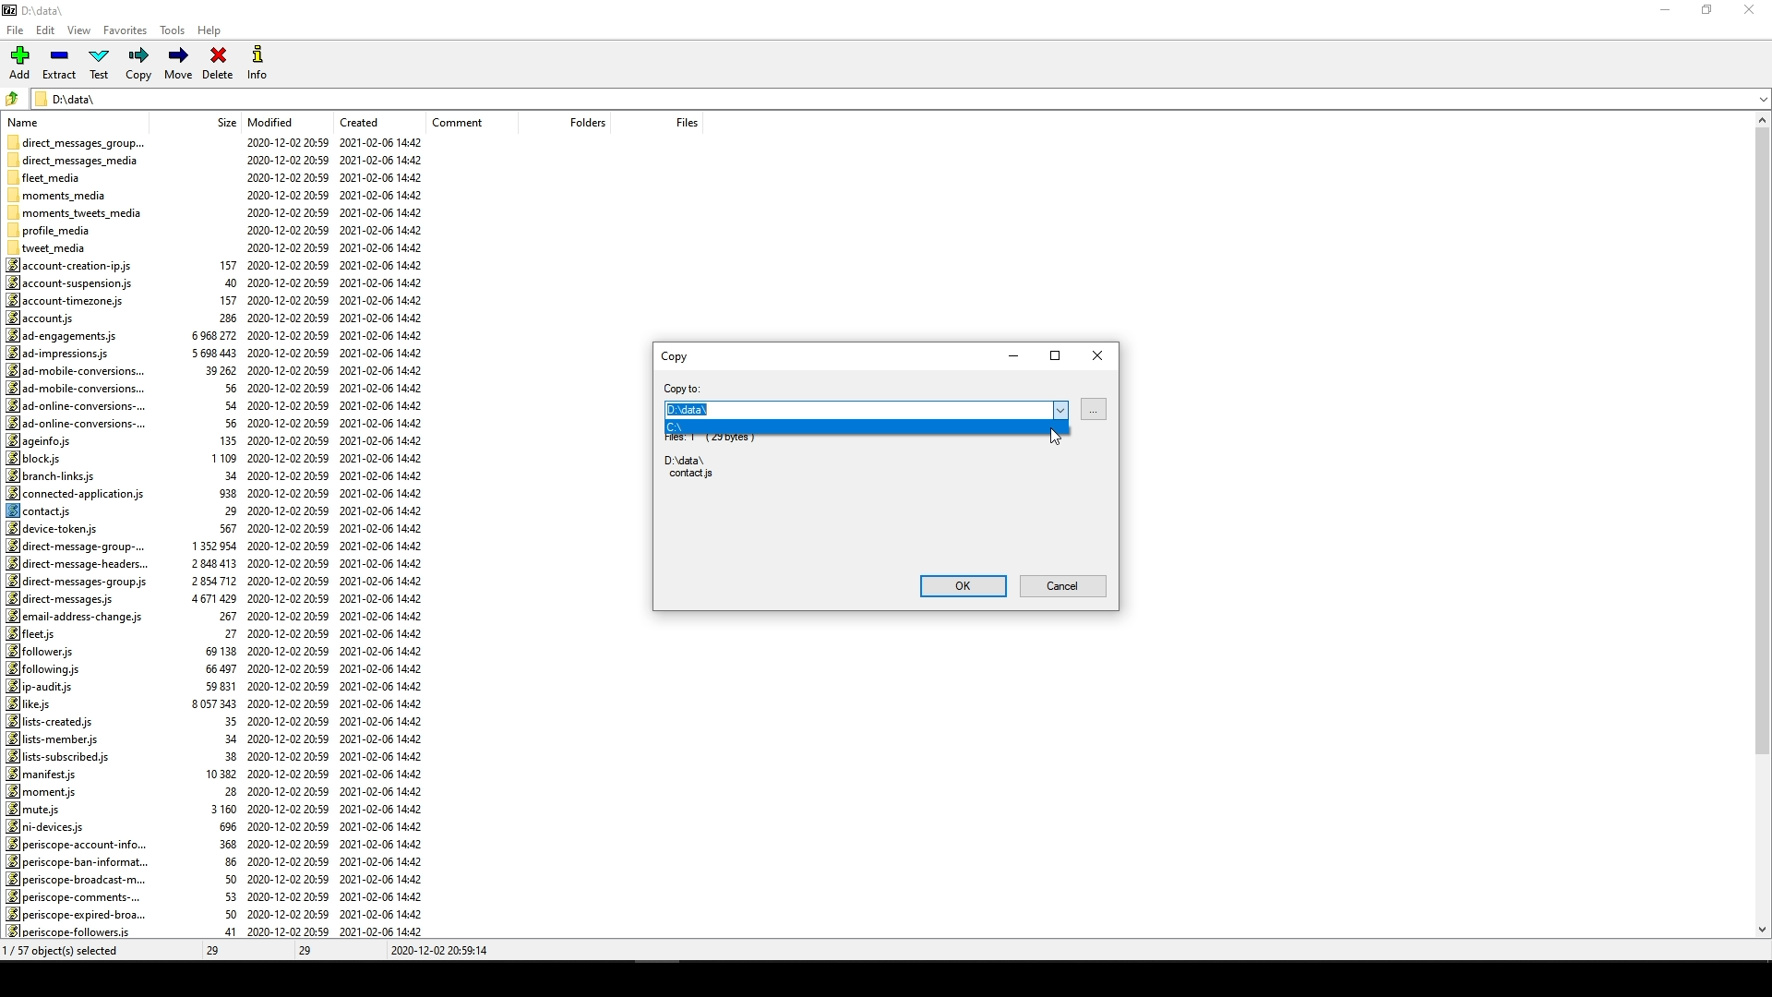 This screenshot has width=1772, height=997. I want to click on Test, so click(101, 63).